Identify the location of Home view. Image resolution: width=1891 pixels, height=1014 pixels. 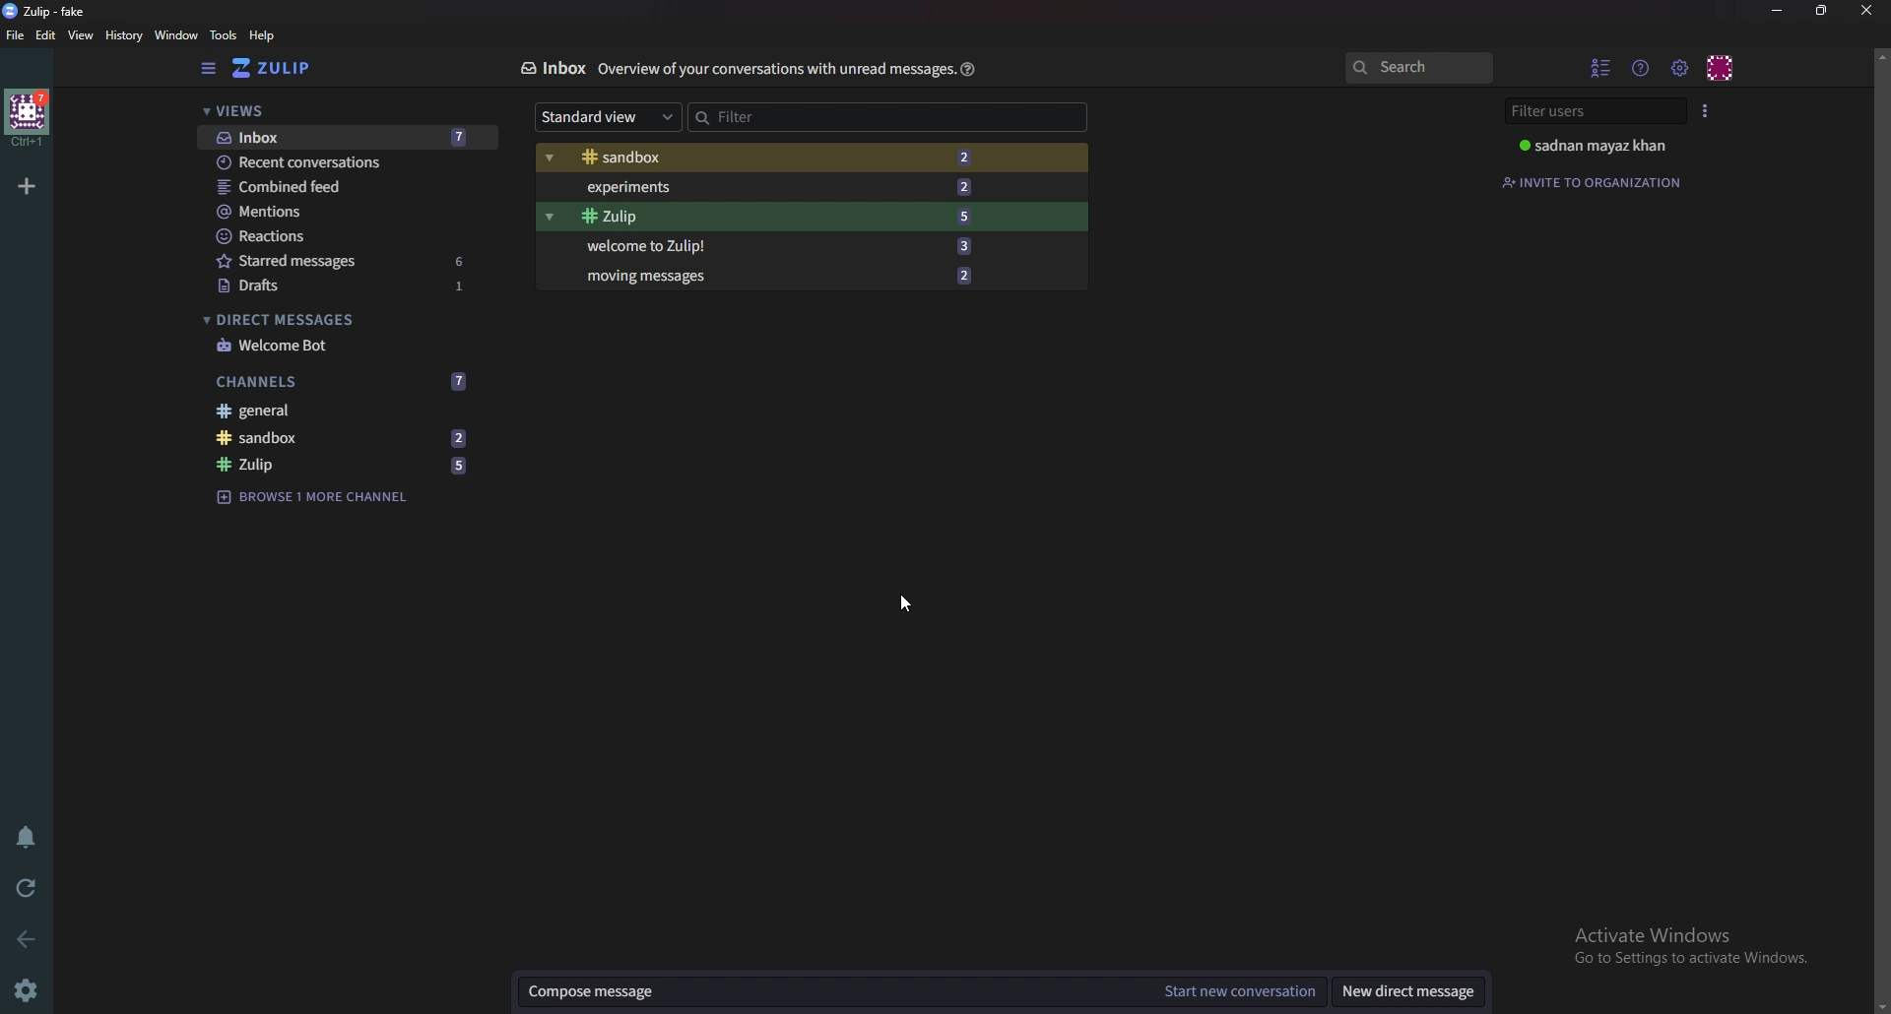
(276, 70).